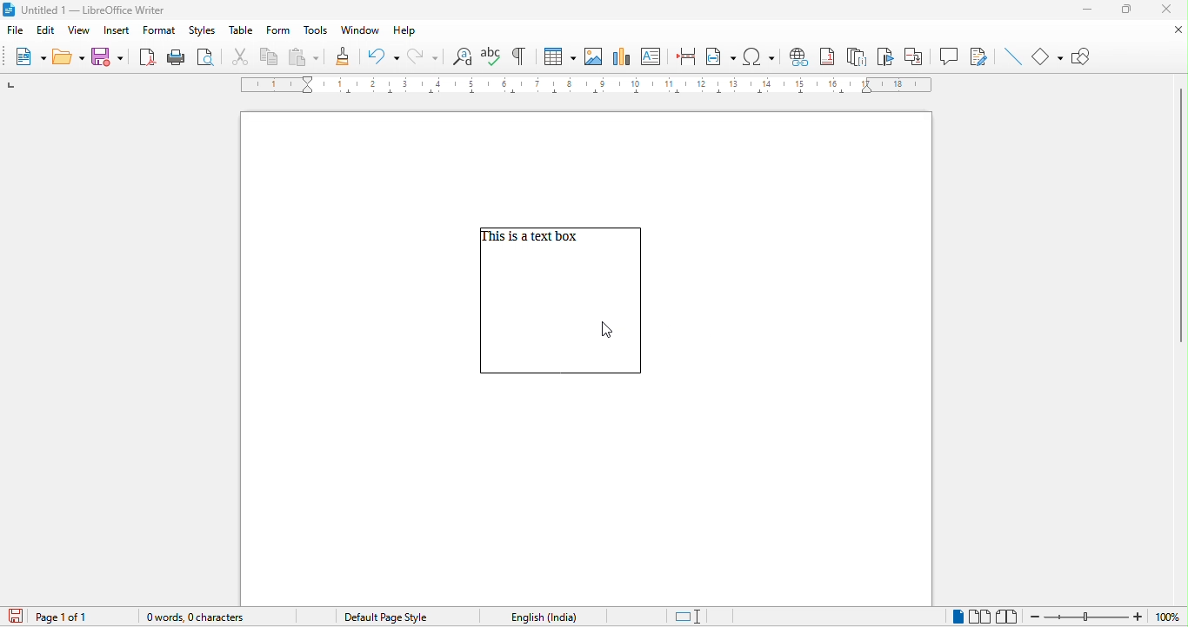 The height and width of the screenshot is (627, 1188). What do you see at coordinates (242, 57) in the screenshot?
I see `cut` at bounding box center [242, 57].